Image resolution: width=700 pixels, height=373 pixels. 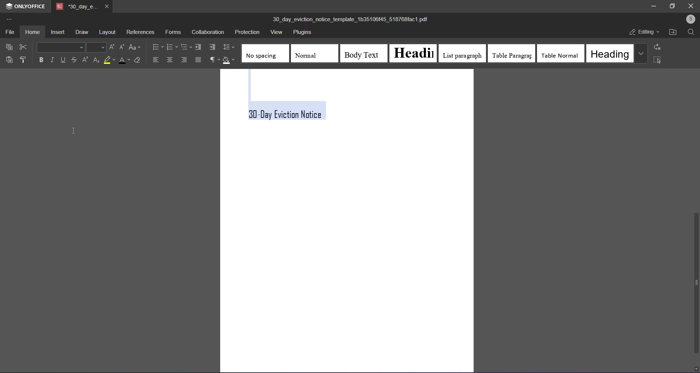 I want to click on user, so click(x=691, y=19).